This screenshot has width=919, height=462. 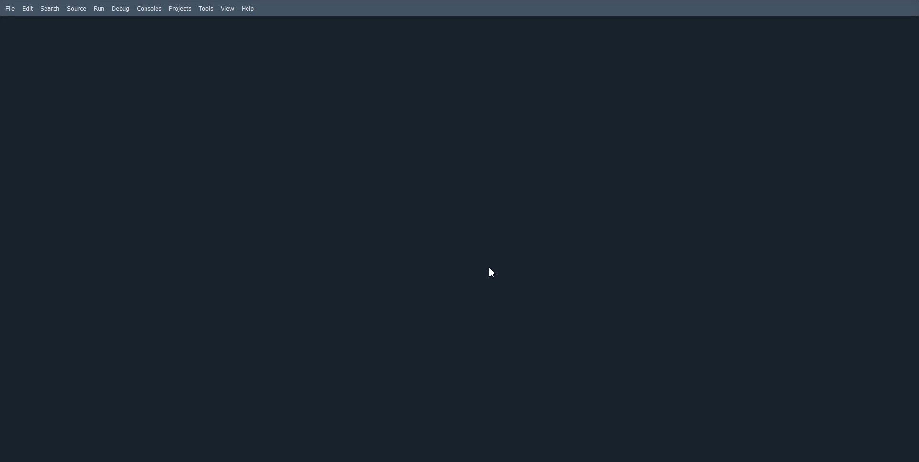 I want to click on Cursor, so click(x=494, y=273).